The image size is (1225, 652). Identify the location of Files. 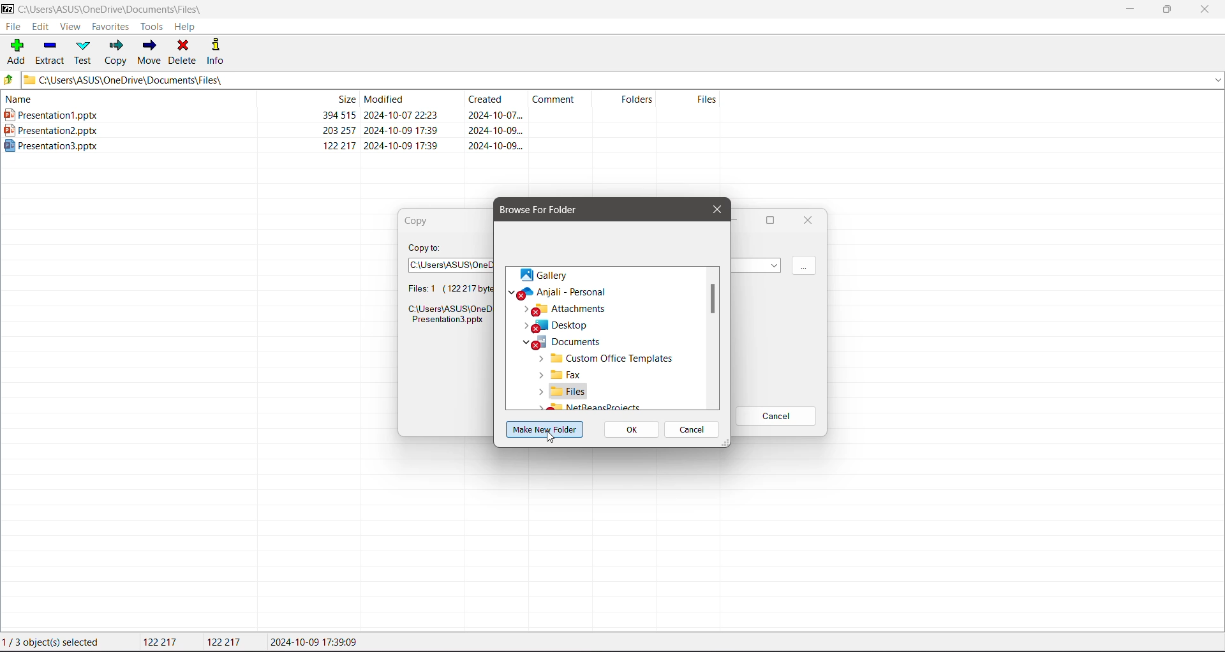
(694, 100).